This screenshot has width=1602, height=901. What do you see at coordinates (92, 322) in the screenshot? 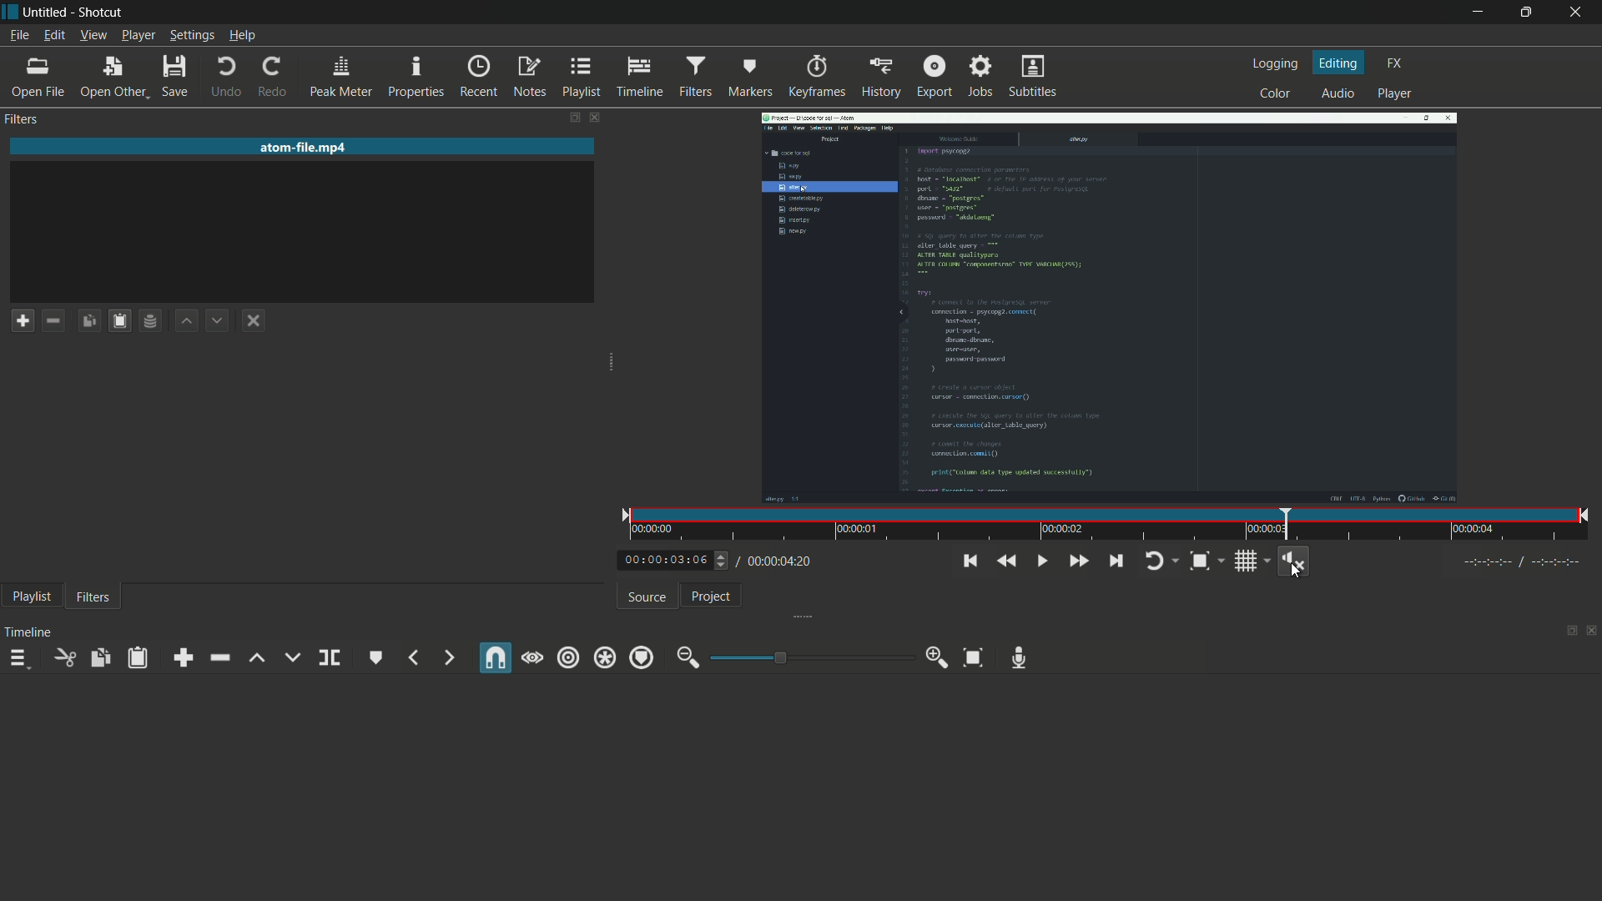
I see `copy checked filters` at bounding box center [92, 322].